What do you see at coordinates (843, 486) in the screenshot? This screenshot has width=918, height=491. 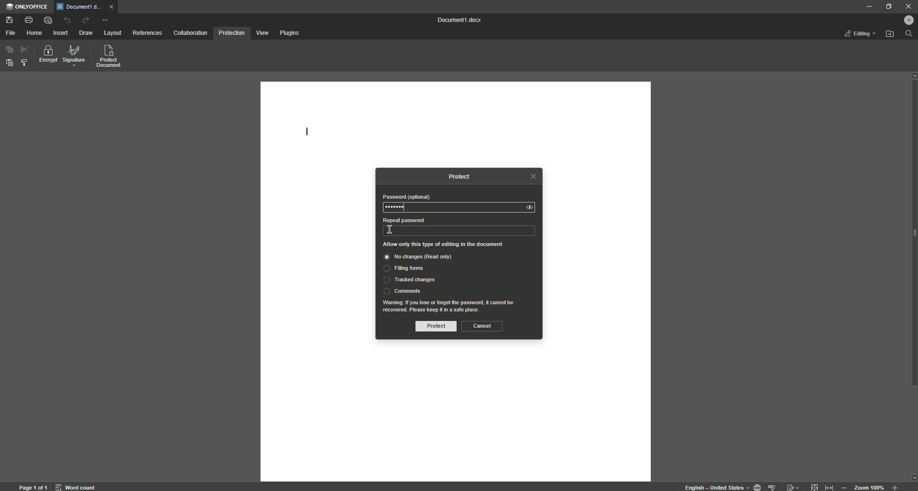 I see `Zoom out` at bounding box center [843, 486].